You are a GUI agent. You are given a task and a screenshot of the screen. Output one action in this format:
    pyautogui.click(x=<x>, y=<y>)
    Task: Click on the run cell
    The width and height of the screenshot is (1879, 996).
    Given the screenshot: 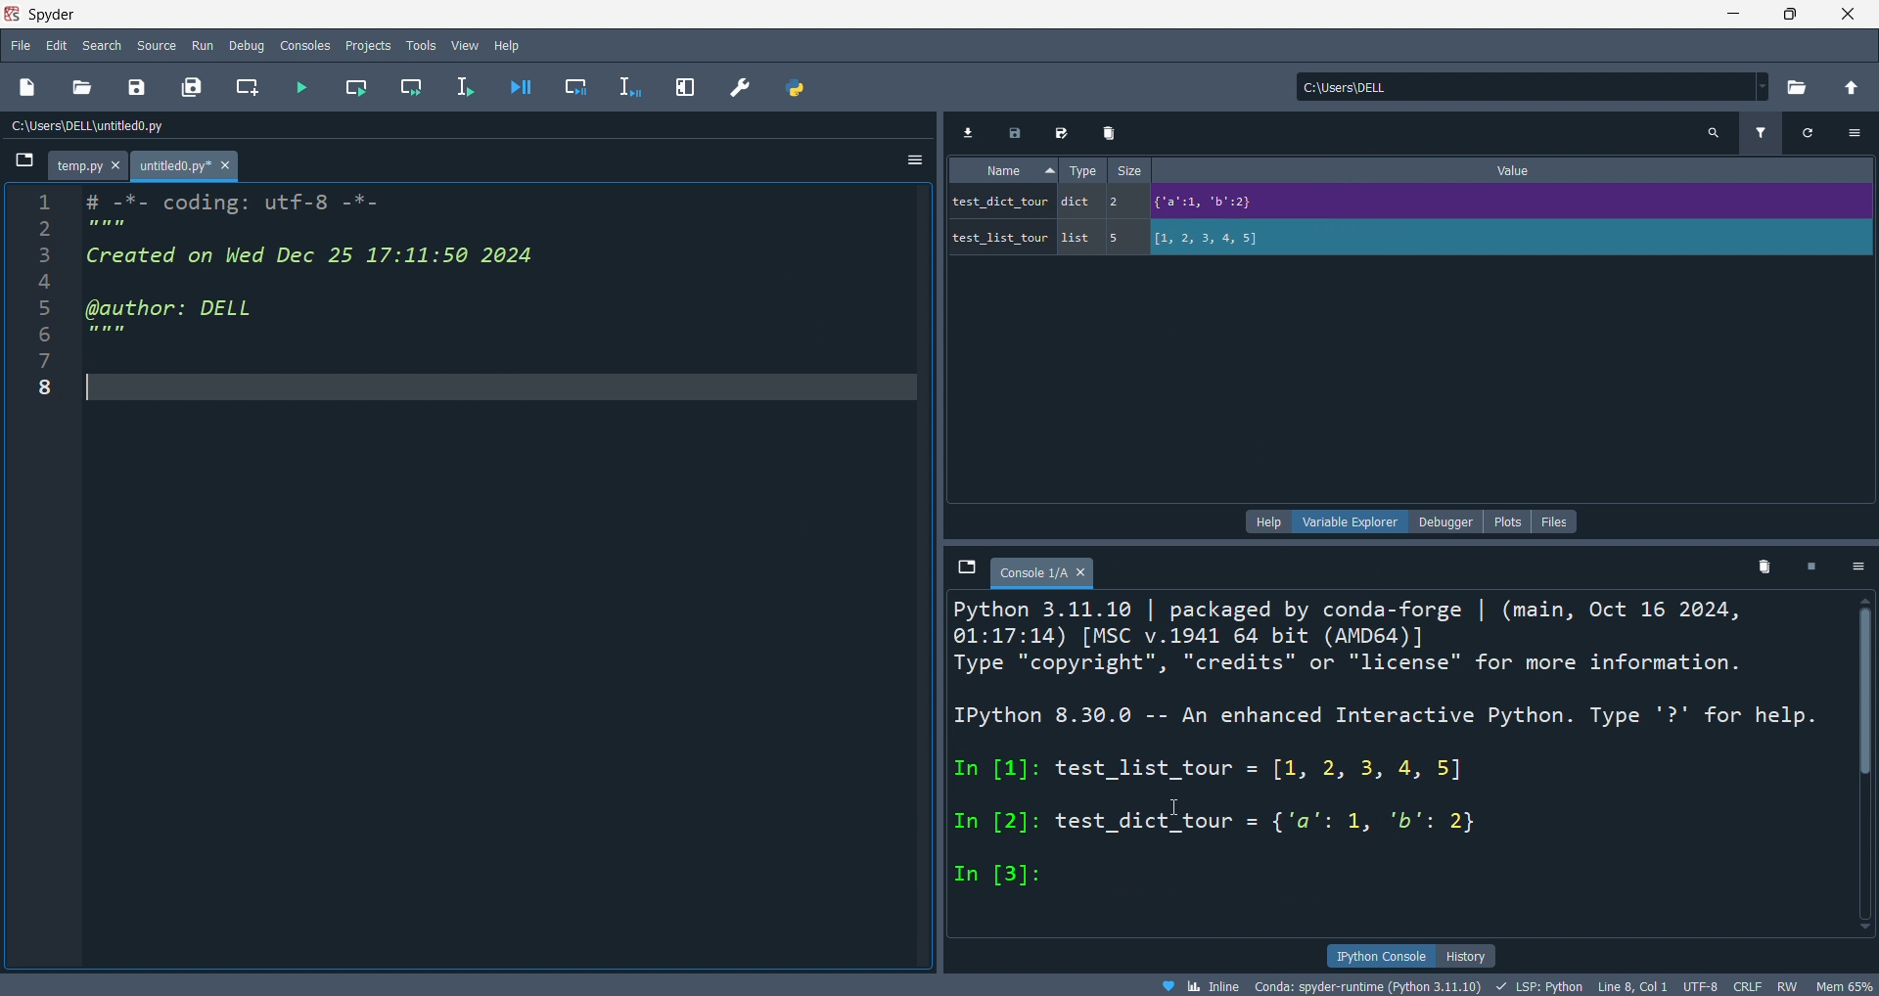 What is the action you would take?
    pyautogui.click(x=360, y=87)
    